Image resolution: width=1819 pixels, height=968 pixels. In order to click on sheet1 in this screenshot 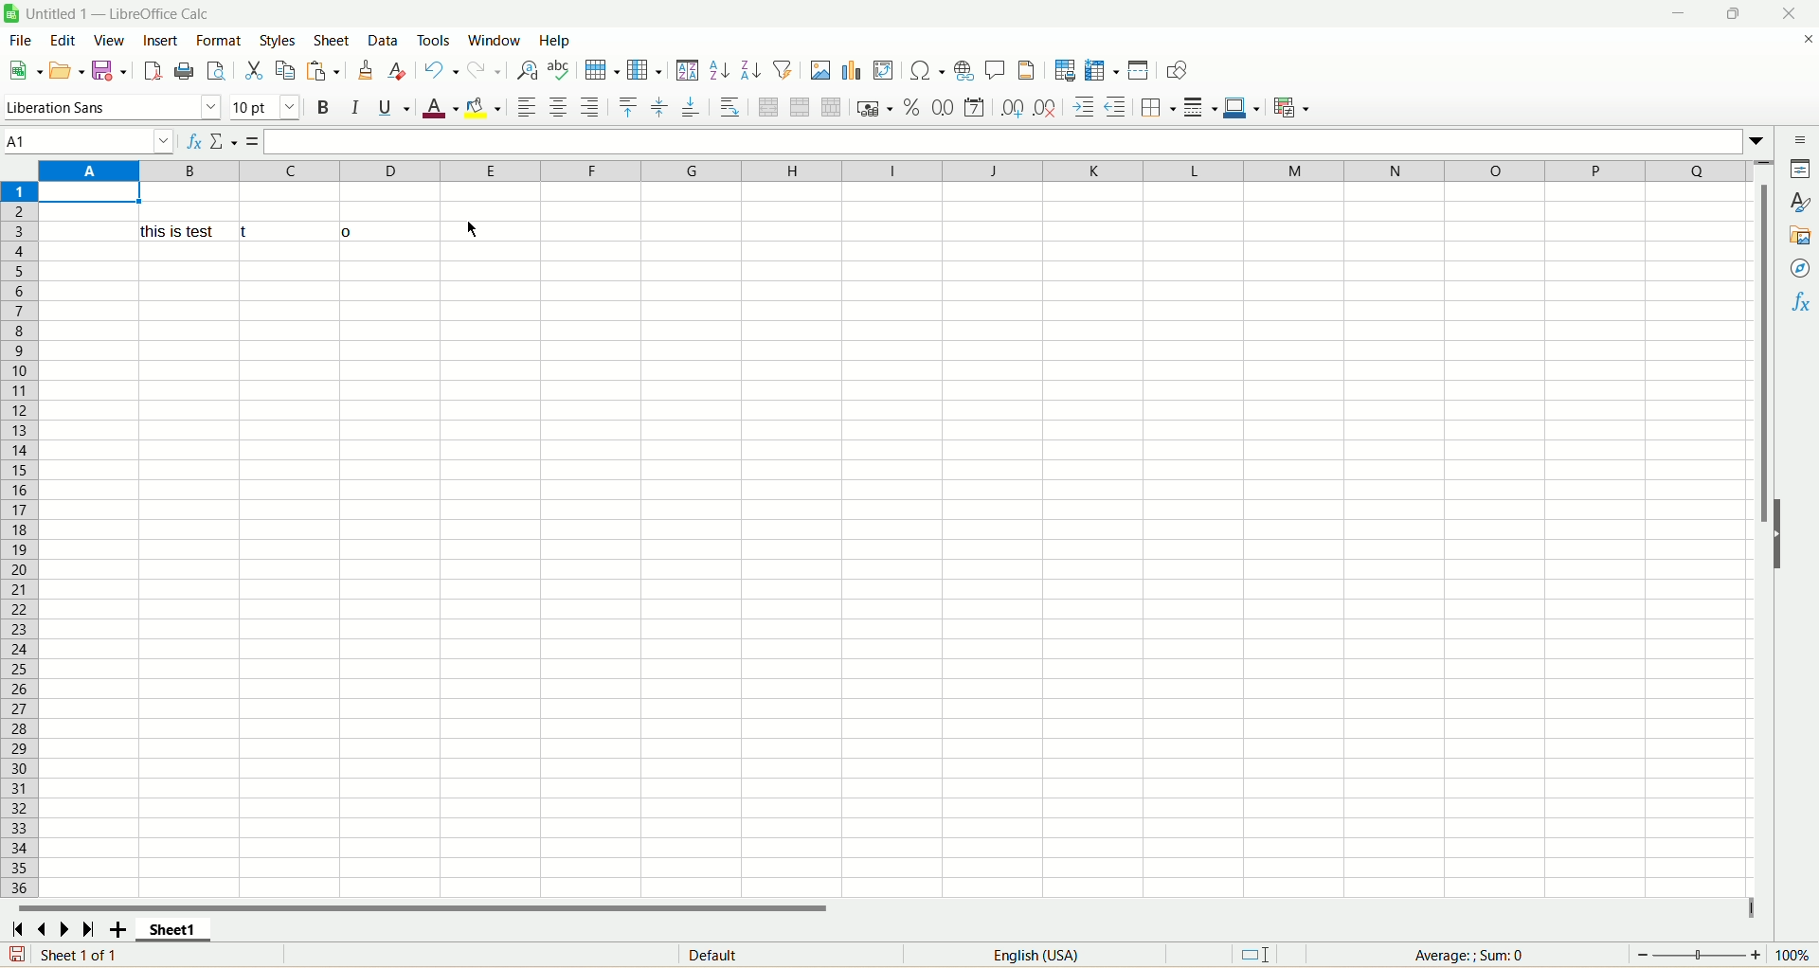, I will do `click(189, 926)`.